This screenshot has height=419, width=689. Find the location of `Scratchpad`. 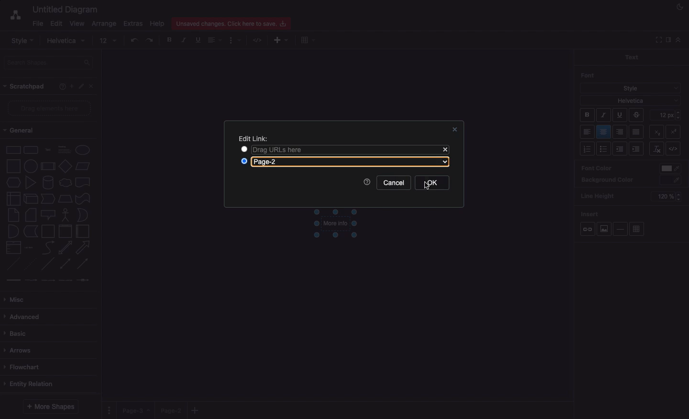

Scratchpad is located at coordinates (25, 87).